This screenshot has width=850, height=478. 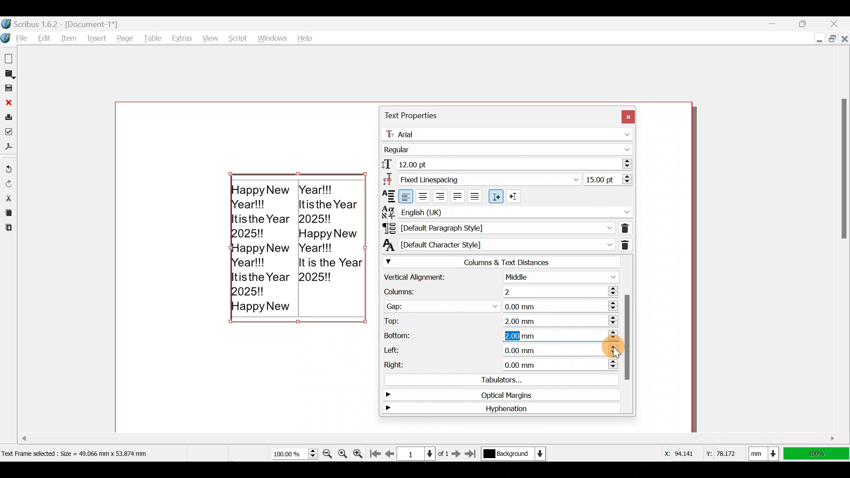 I want to click on Gap, so click(x=499, y=305).